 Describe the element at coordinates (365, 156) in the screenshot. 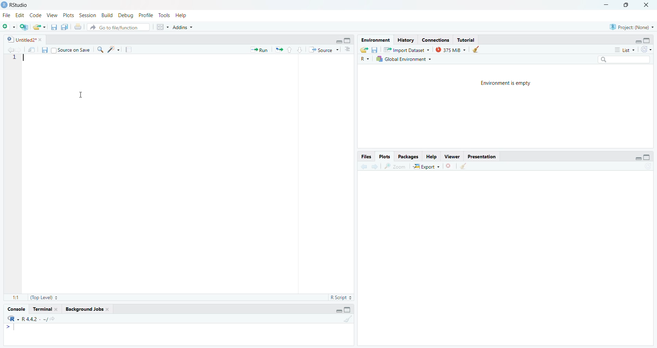

I see `Files` at that location.